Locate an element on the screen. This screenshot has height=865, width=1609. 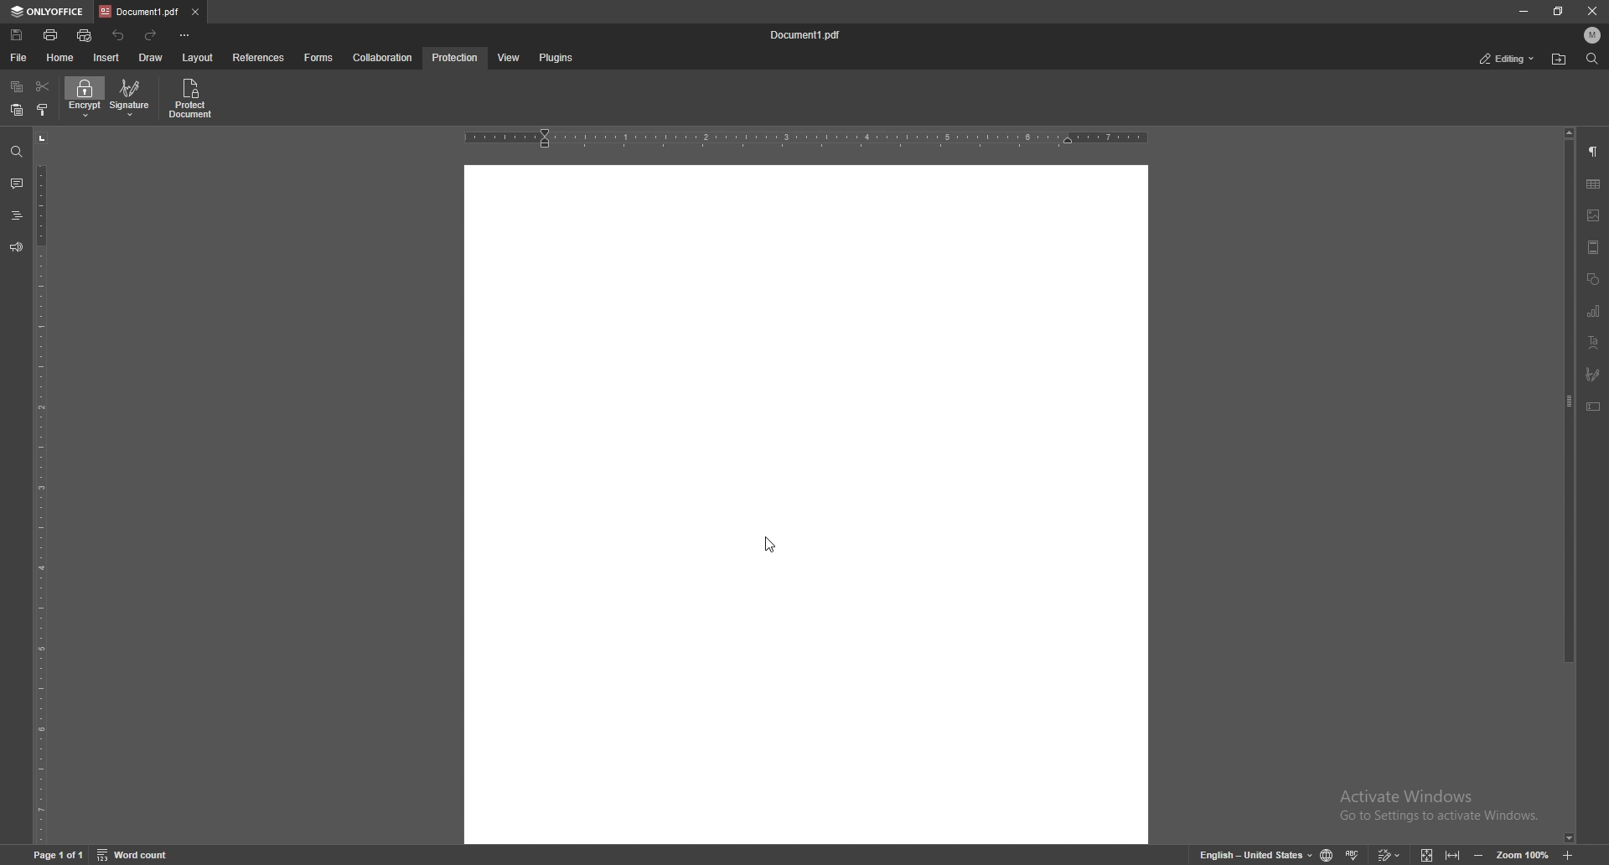
redo is located at coordinates (153, 36).